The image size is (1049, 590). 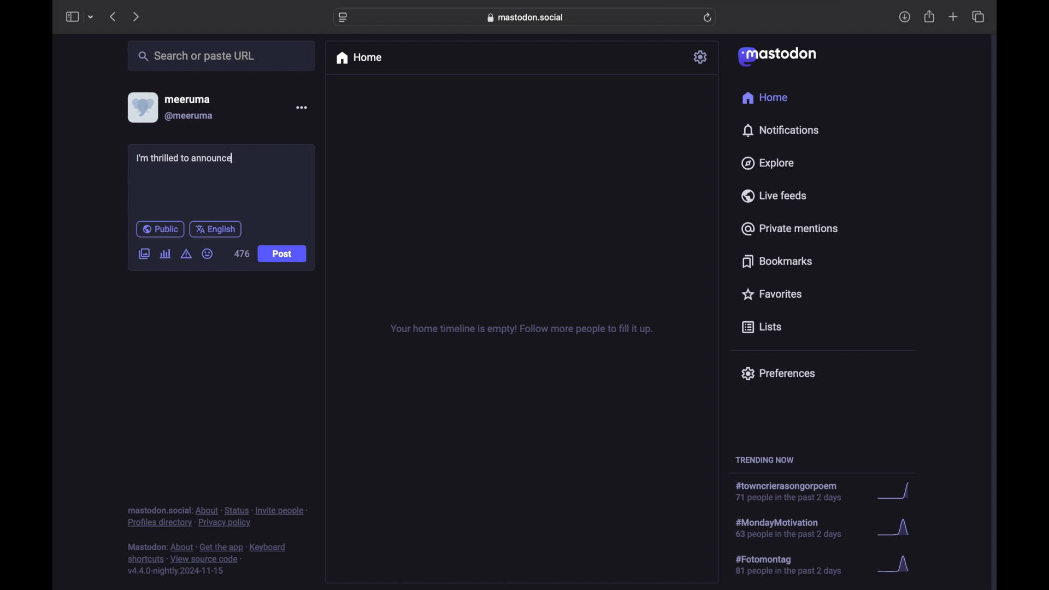 What do you see at coordinates (228, 158) in the screenshot?
I see `text cursor` at bounding box center [228, 158].